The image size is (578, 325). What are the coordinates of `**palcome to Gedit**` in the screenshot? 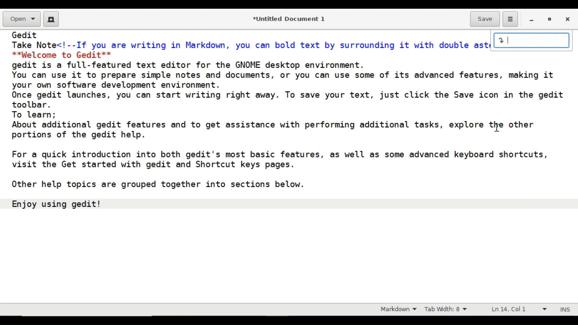 It's located at (64, 54).